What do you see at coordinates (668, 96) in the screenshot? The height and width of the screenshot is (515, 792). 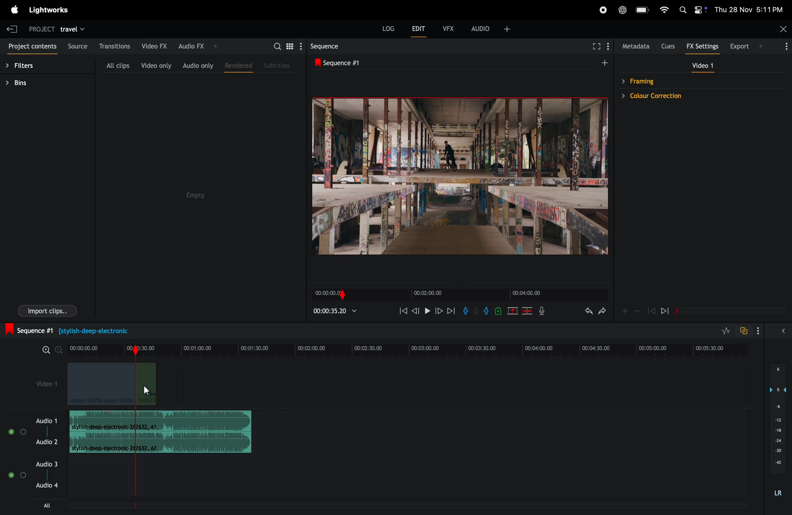 I see `colour correction` at bounding box center [668, 96].